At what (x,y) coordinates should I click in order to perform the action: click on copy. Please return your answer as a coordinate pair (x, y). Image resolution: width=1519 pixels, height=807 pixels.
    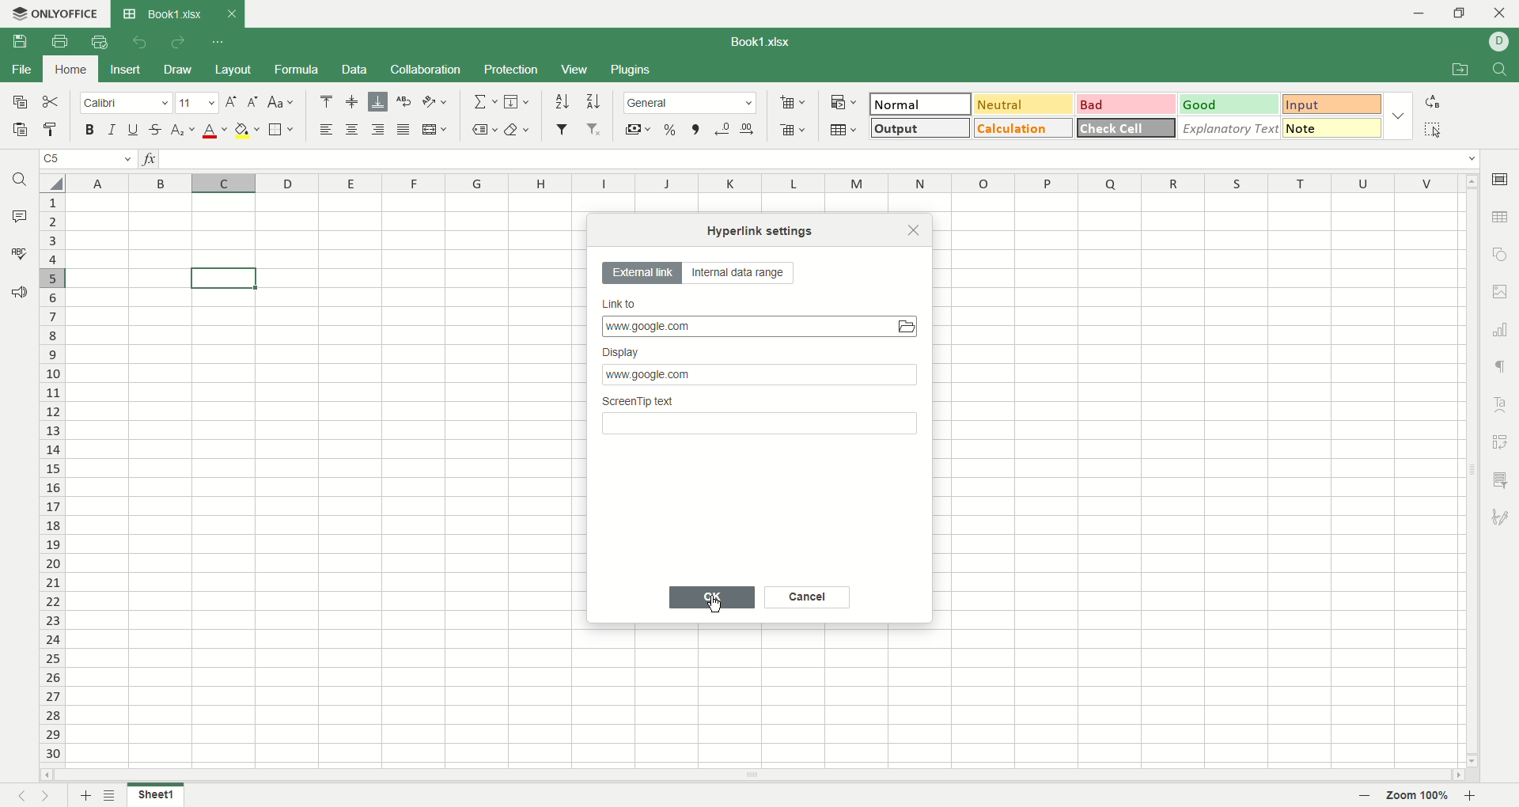
    Looking at the image, I should click on (18, 105).